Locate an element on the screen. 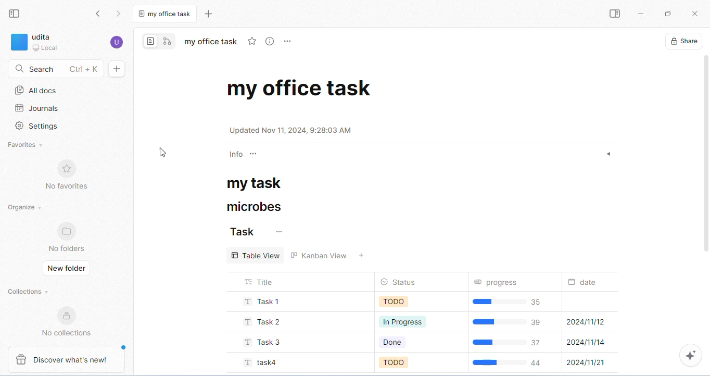  organize is located at coordinates (27, 207).